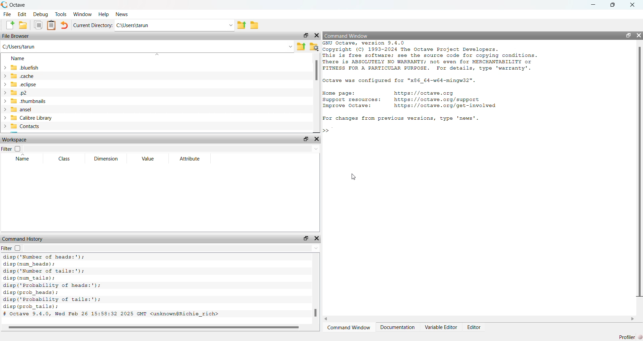  Describe the element at coordinates (104, 14) in the screenshot. I see `Help` at that location.